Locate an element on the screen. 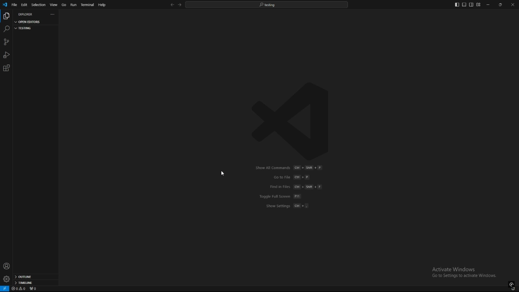 The width and height of the screenshot is (519, 292). view is located at coordinates (54, 5).